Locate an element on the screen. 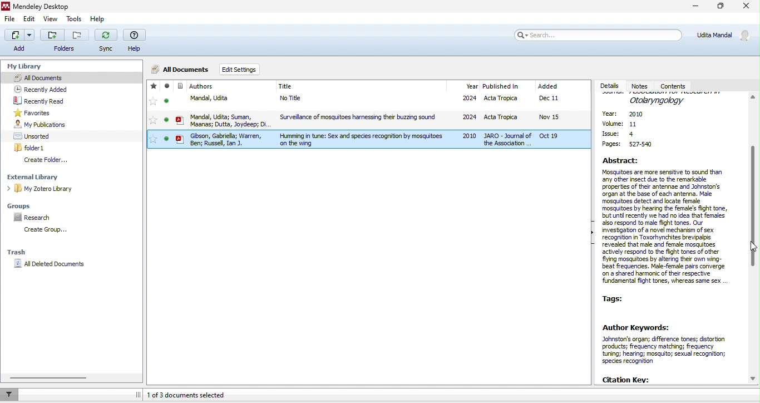  minimize is located at coordinates (694, 7).